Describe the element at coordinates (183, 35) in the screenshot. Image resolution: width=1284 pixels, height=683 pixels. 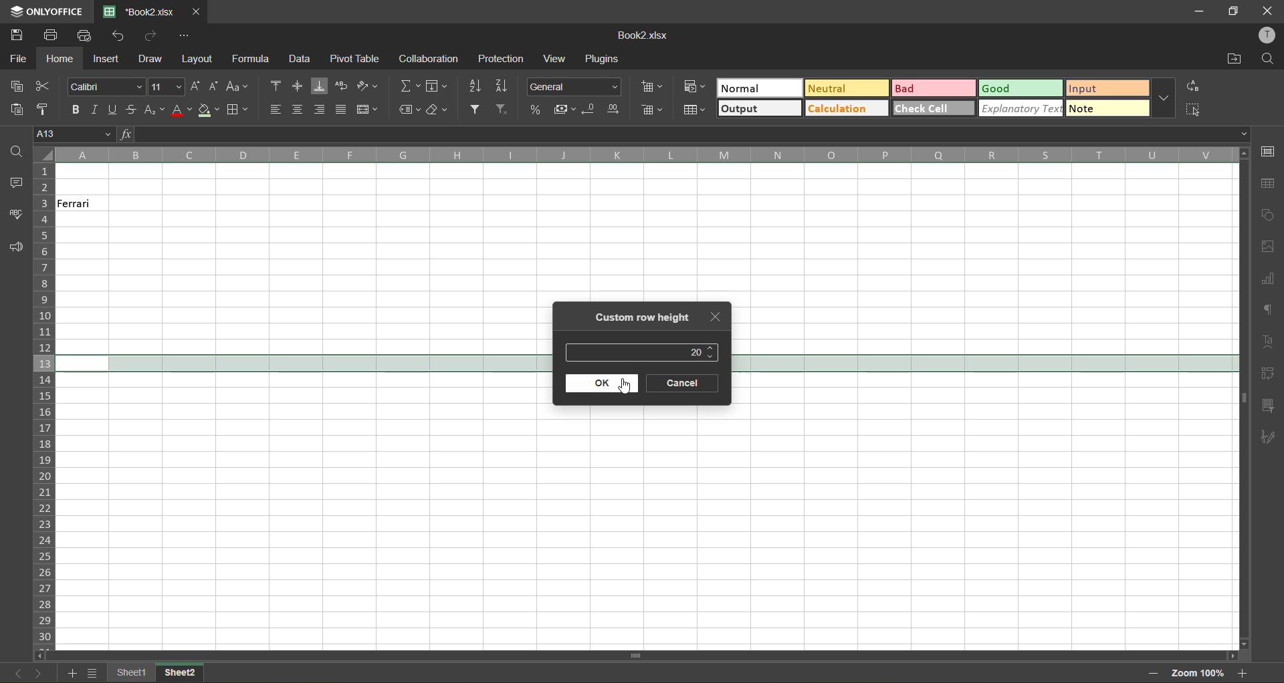
I see `customize quick access toolbar` at that location.